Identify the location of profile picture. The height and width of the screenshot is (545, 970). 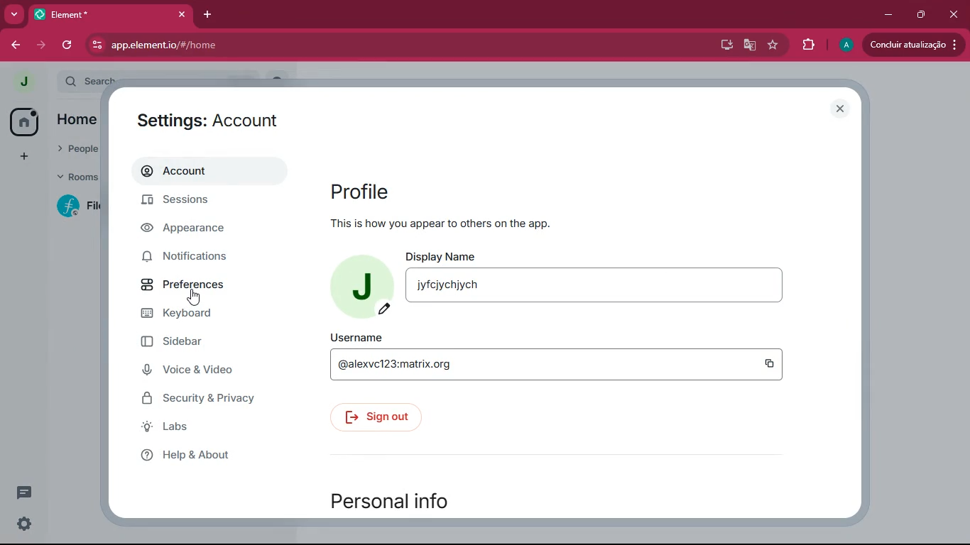
(19, 82).